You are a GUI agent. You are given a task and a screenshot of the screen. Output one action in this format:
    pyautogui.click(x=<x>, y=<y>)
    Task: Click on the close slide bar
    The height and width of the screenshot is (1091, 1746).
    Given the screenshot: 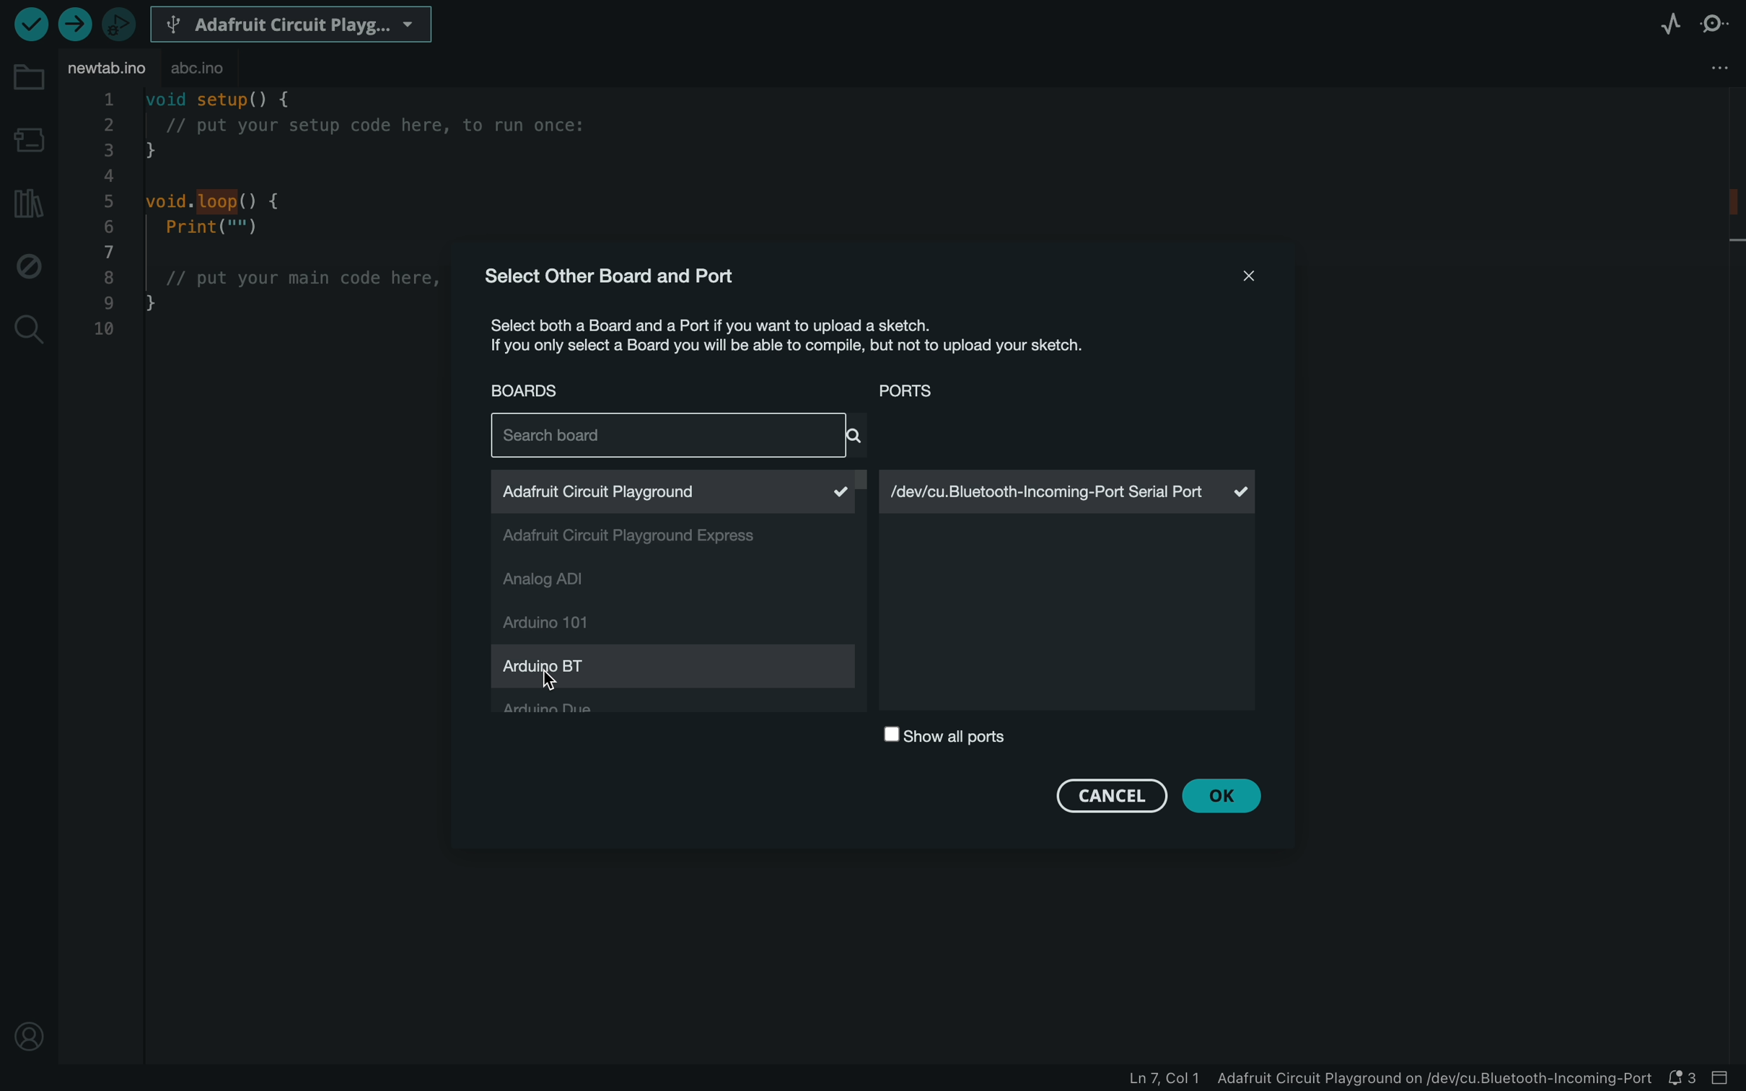 What is the action you would take?
    pyautogui.click(x=1727, y=1079)
    